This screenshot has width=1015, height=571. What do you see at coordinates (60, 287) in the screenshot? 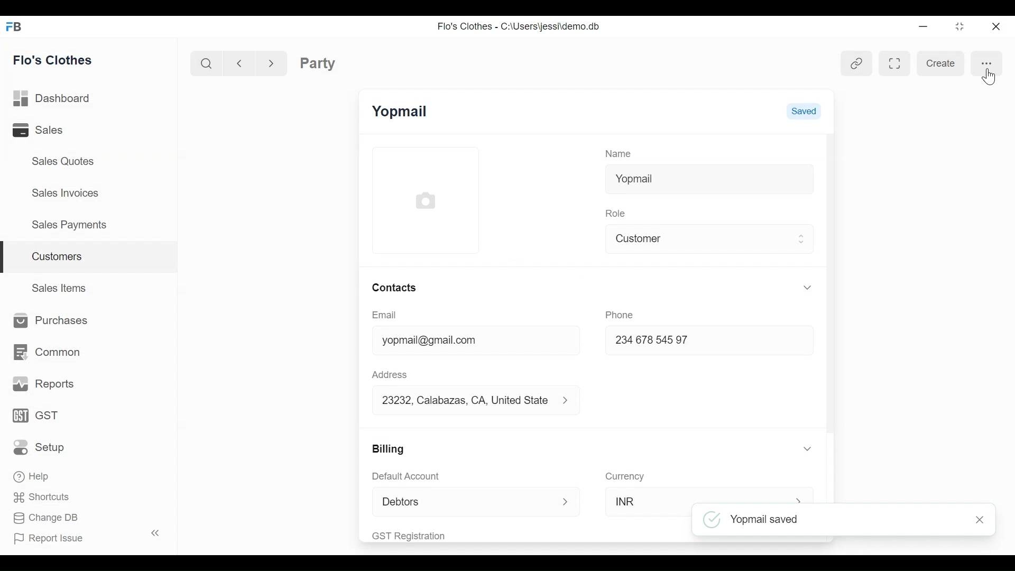
I see `Sales Items` at bounding box center [60, 287].